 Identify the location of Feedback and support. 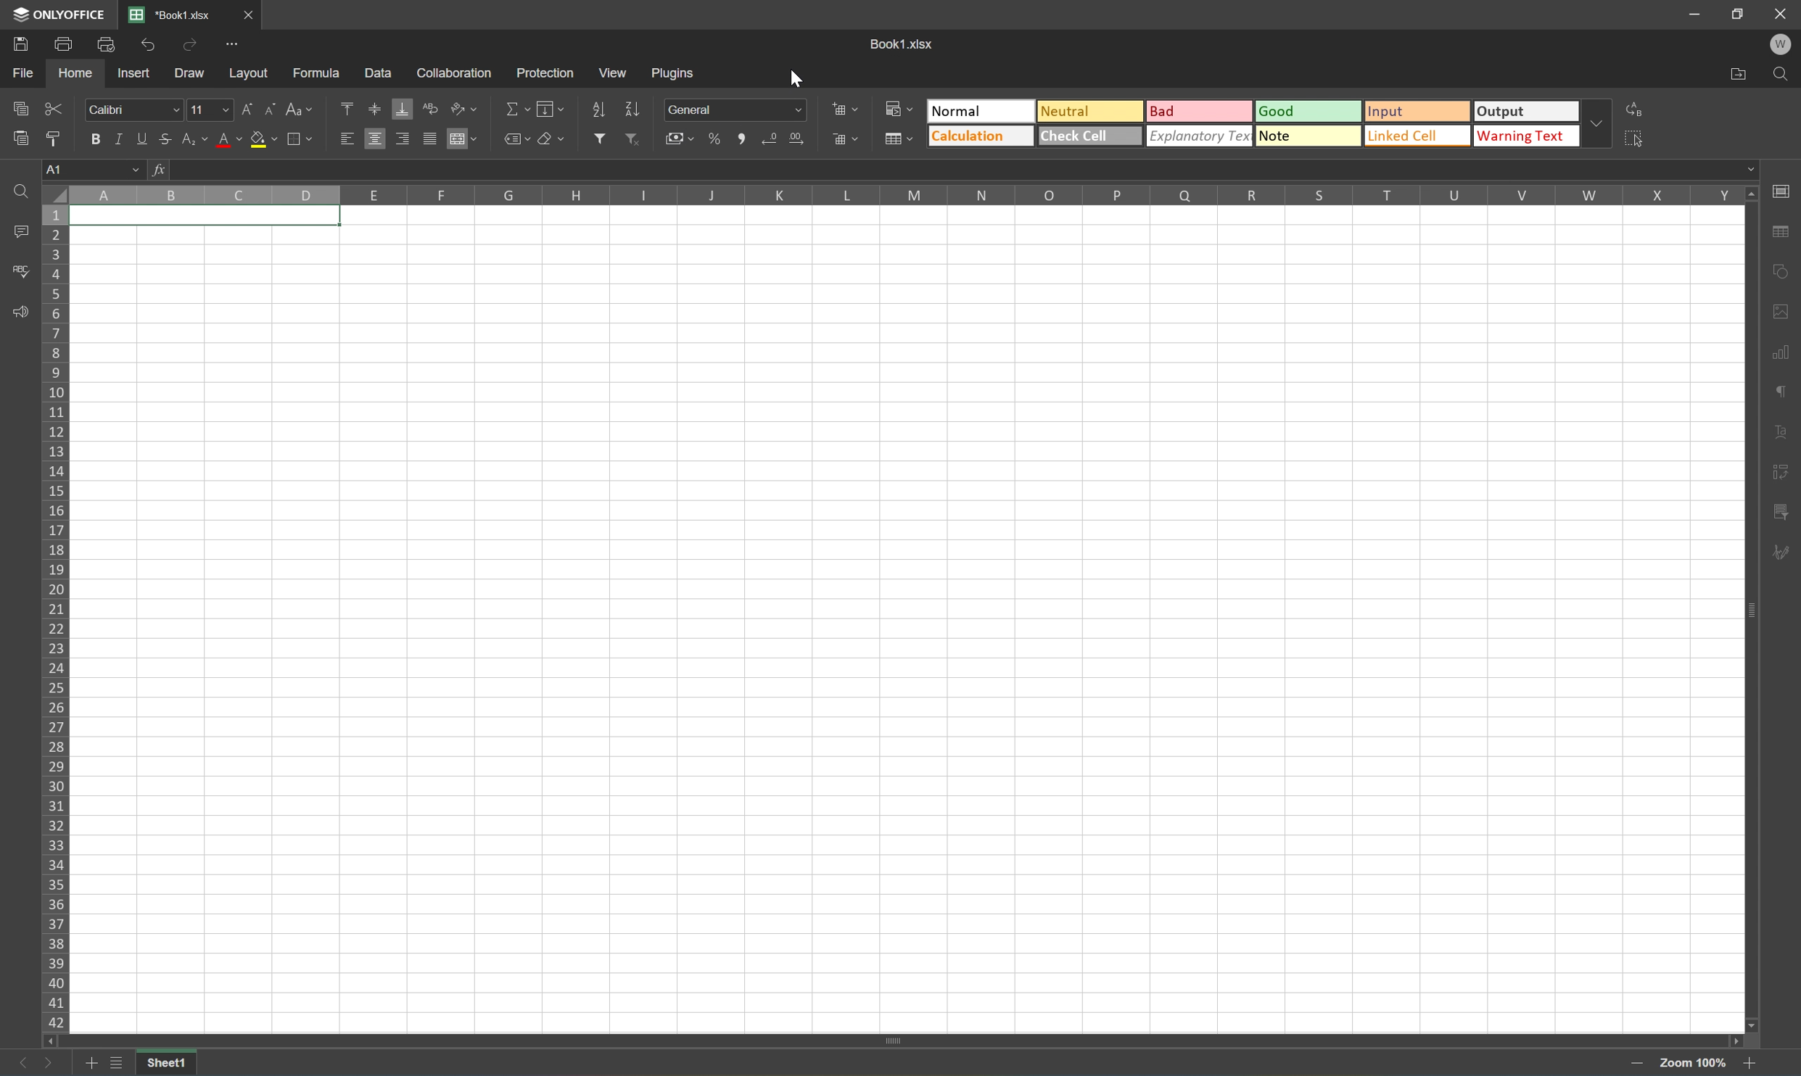
(20, 312).